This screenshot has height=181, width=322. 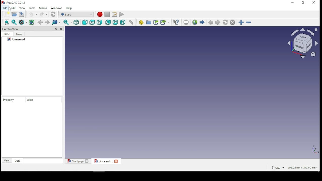 I want to click on make sub link, so click(x=165, y=22).